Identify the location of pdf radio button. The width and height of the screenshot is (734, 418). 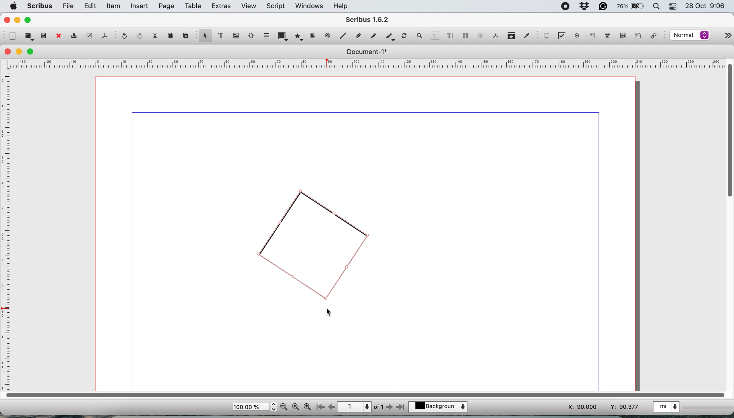
(576, 36).